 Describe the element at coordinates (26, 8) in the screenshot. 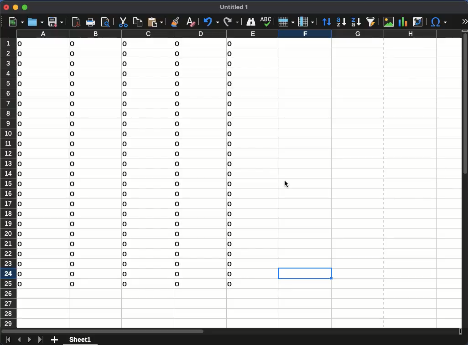

I see `maximize` at that location.